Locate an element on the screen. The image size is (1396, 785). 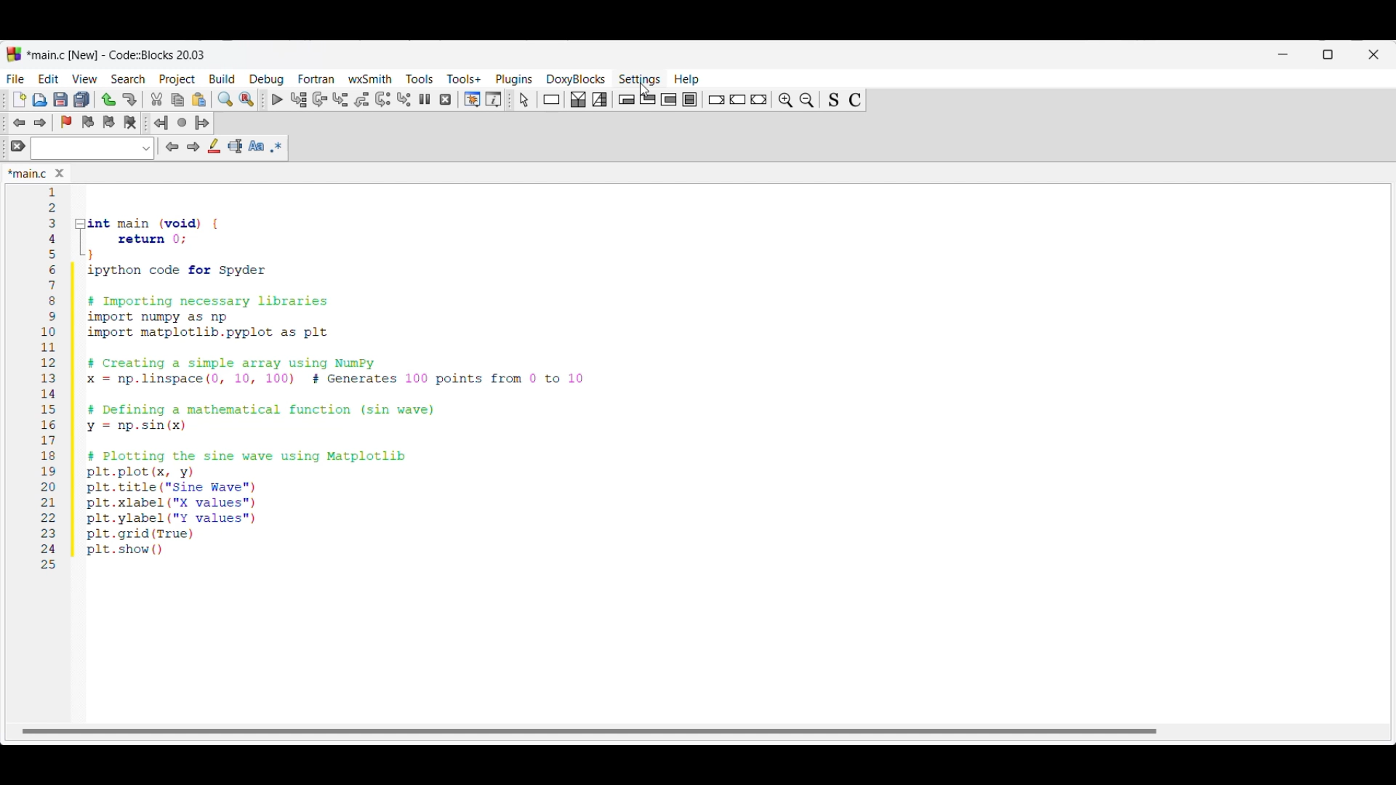
Toggle forward is located at coordinates (41, 123).